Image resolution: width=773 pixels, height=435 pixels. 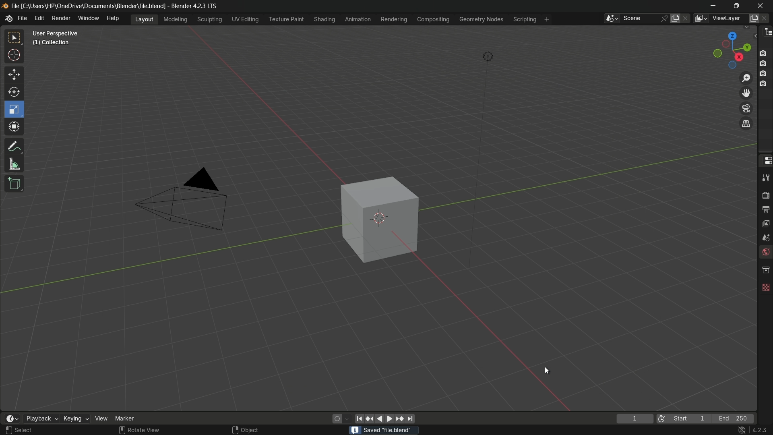 What do you see at coordinates (434, 19) in the screenshot?
I see `compositing menu` at bounding box center [434, 19].